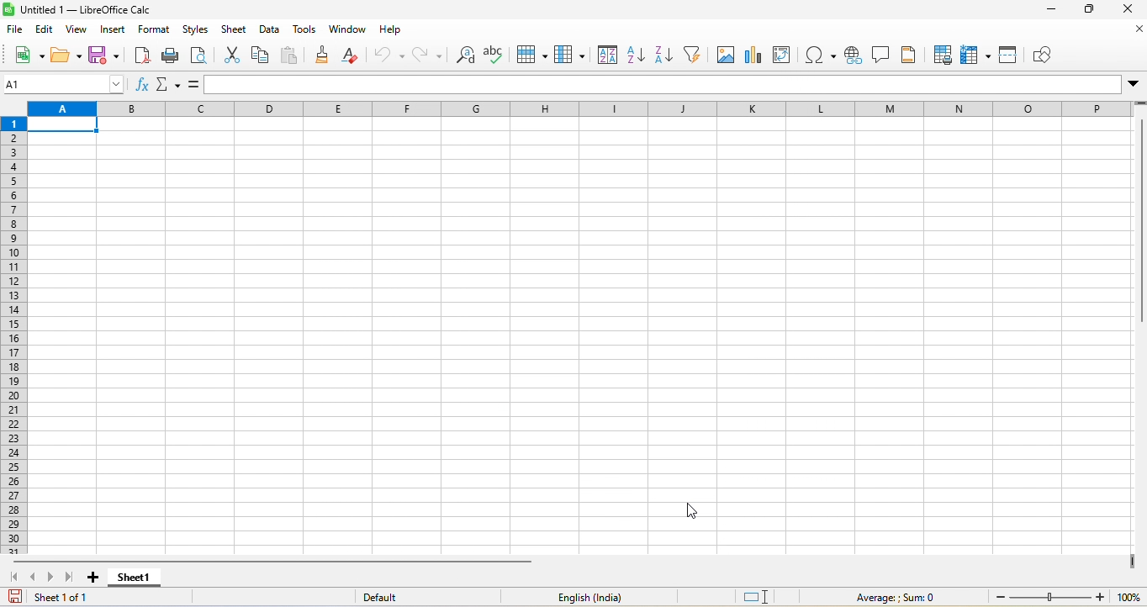 The width and height of the screenshot is (1147, 607). I want to click on close, so click(1125, 12).